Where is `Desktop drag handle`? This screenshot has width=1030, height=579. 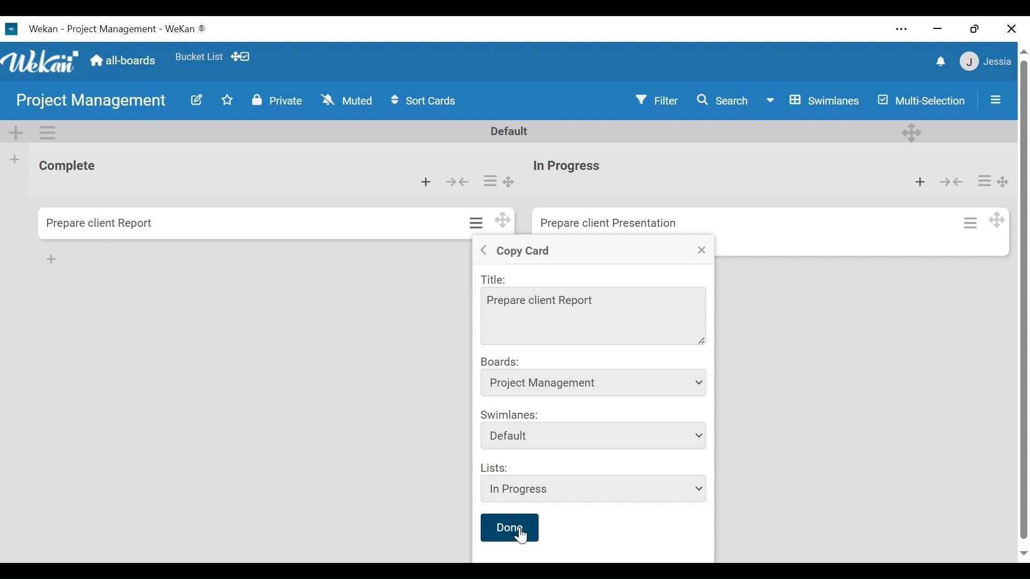 Desktop drag handle is located at coordinates (999, 220).